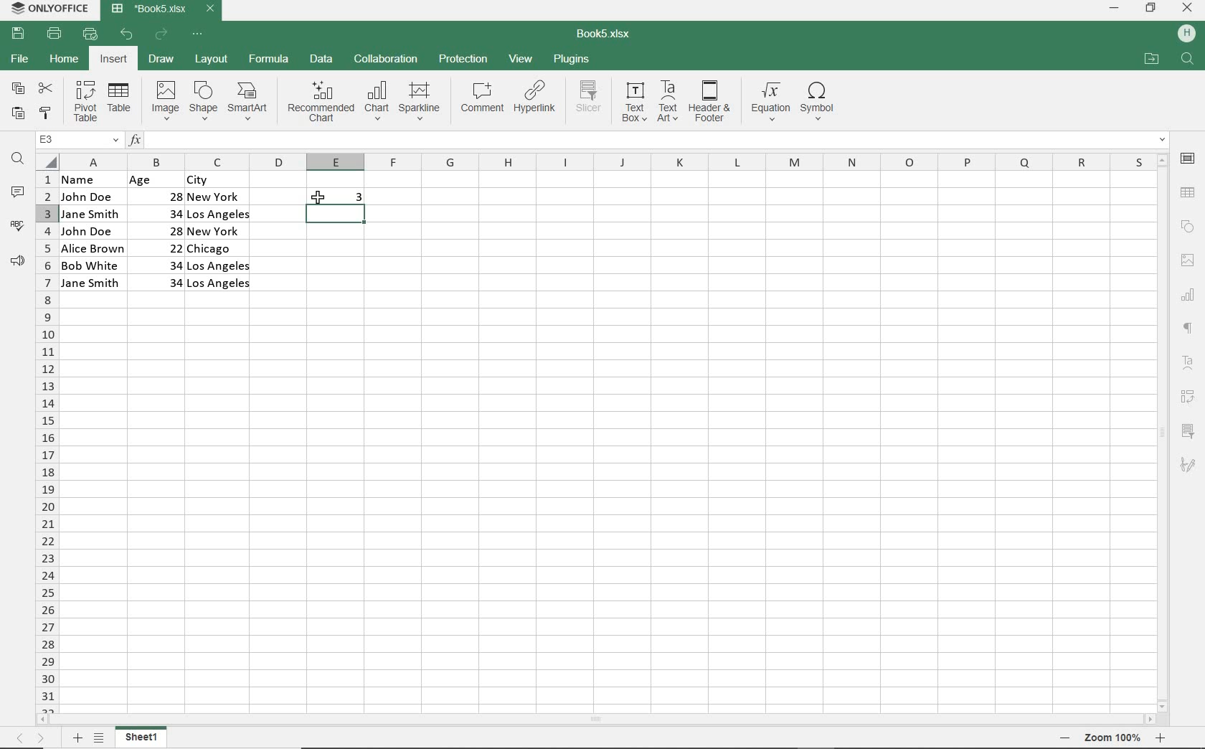  Describe the element at coordinates (127, 34) in the screenshot. I see `UNDO` at that location.